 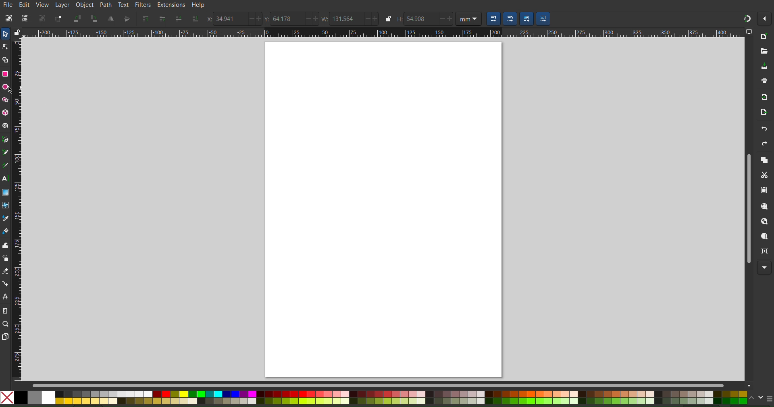 I want to click on Height, so click(x=399, y=21).